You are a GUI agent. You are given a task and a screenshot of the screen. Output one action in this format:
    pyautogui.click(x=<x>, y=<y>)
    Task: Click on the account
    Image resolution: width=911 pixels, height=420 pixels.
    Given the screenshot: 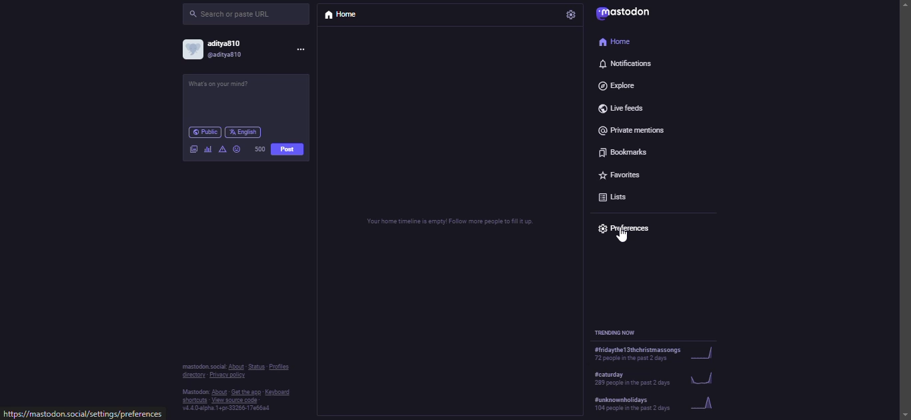 What is the action you would take?
    pyautogui.click(x=216, y=50)
    